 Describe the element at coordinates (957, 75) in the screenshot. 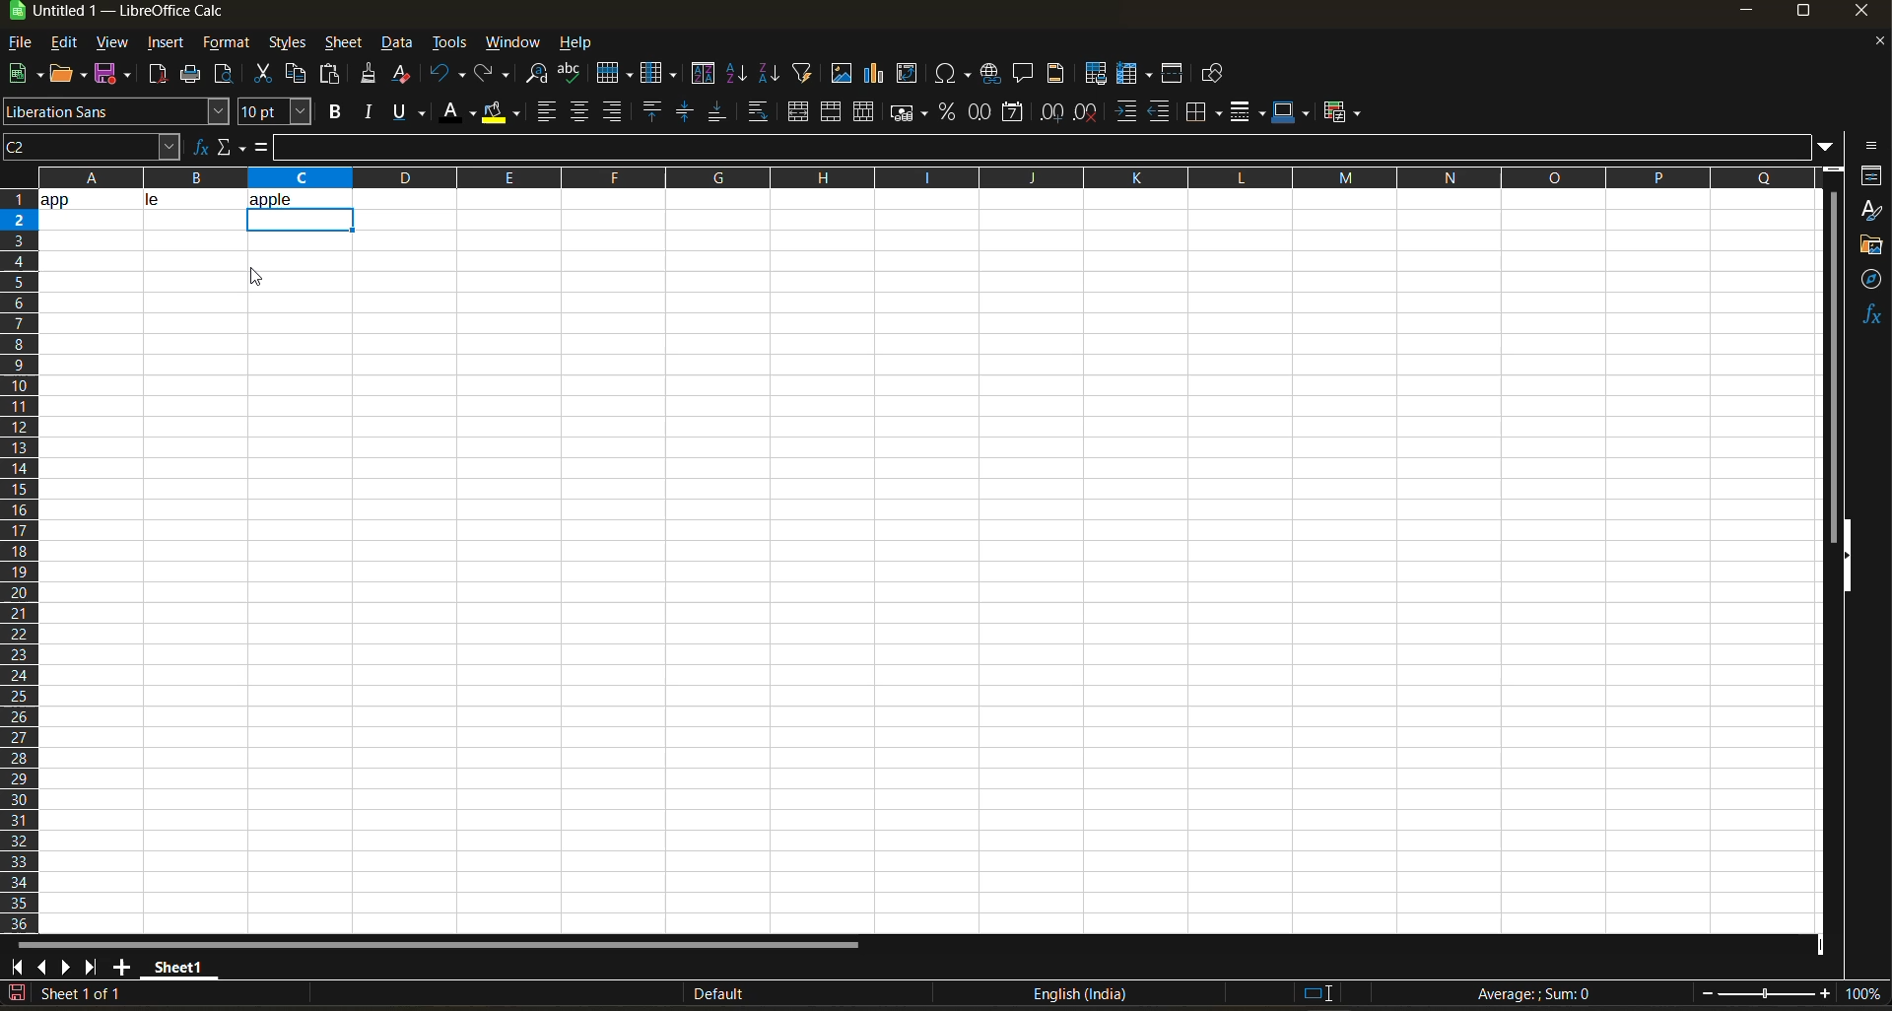

I see `insert special characters` at that location.